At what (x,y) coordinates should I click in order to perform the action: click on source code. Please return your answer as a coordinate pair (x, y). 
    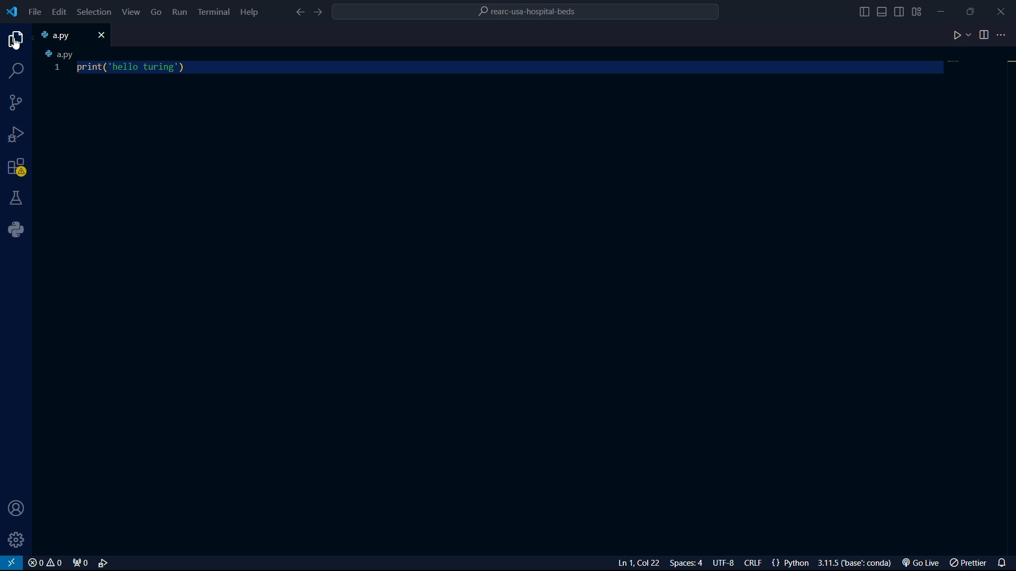
    Looking at the image, I should click on (17, 103).